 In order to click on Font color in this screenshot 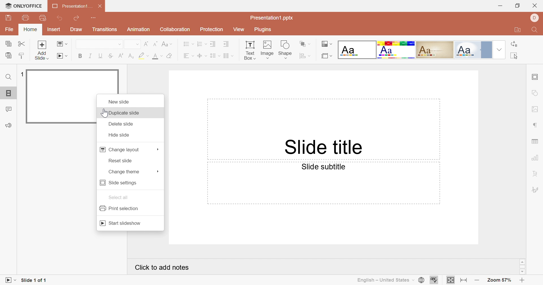, I will do `click(155, 57)`.